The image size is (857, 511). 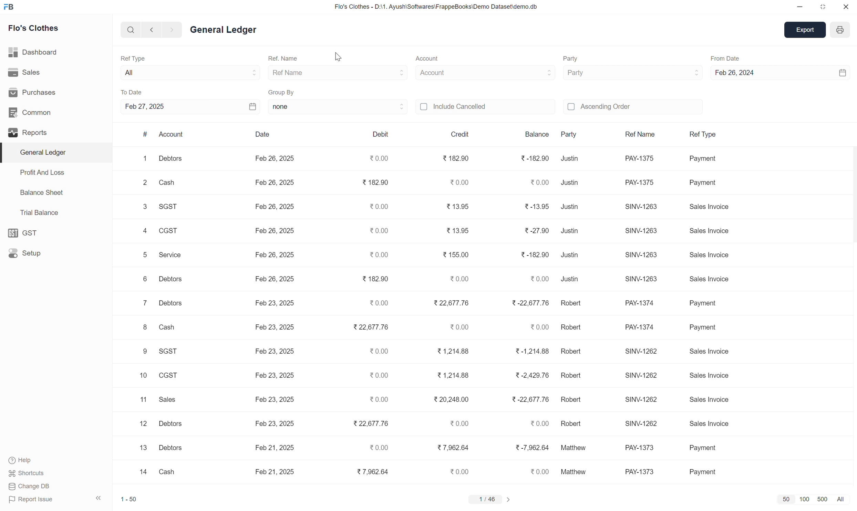 What do you see at coordinates (641, 449) in the screenshot?
I see `SINV-1262` at bounding box center [641, 449].